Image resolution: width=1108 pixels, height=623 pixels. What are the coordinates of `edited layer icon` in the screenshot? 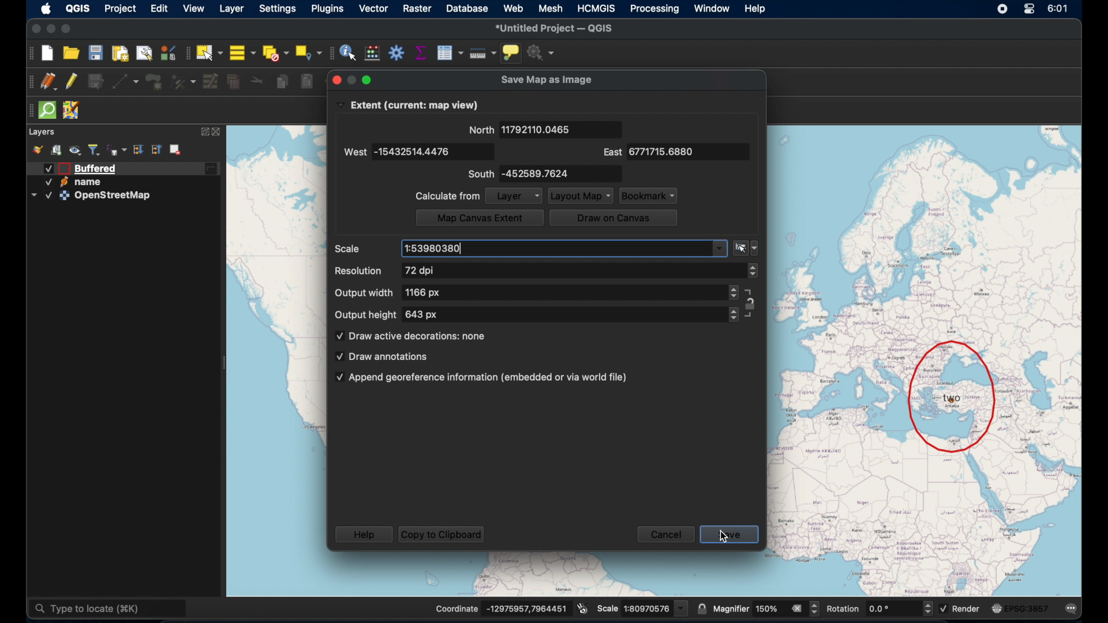 It's located at (213, 170).